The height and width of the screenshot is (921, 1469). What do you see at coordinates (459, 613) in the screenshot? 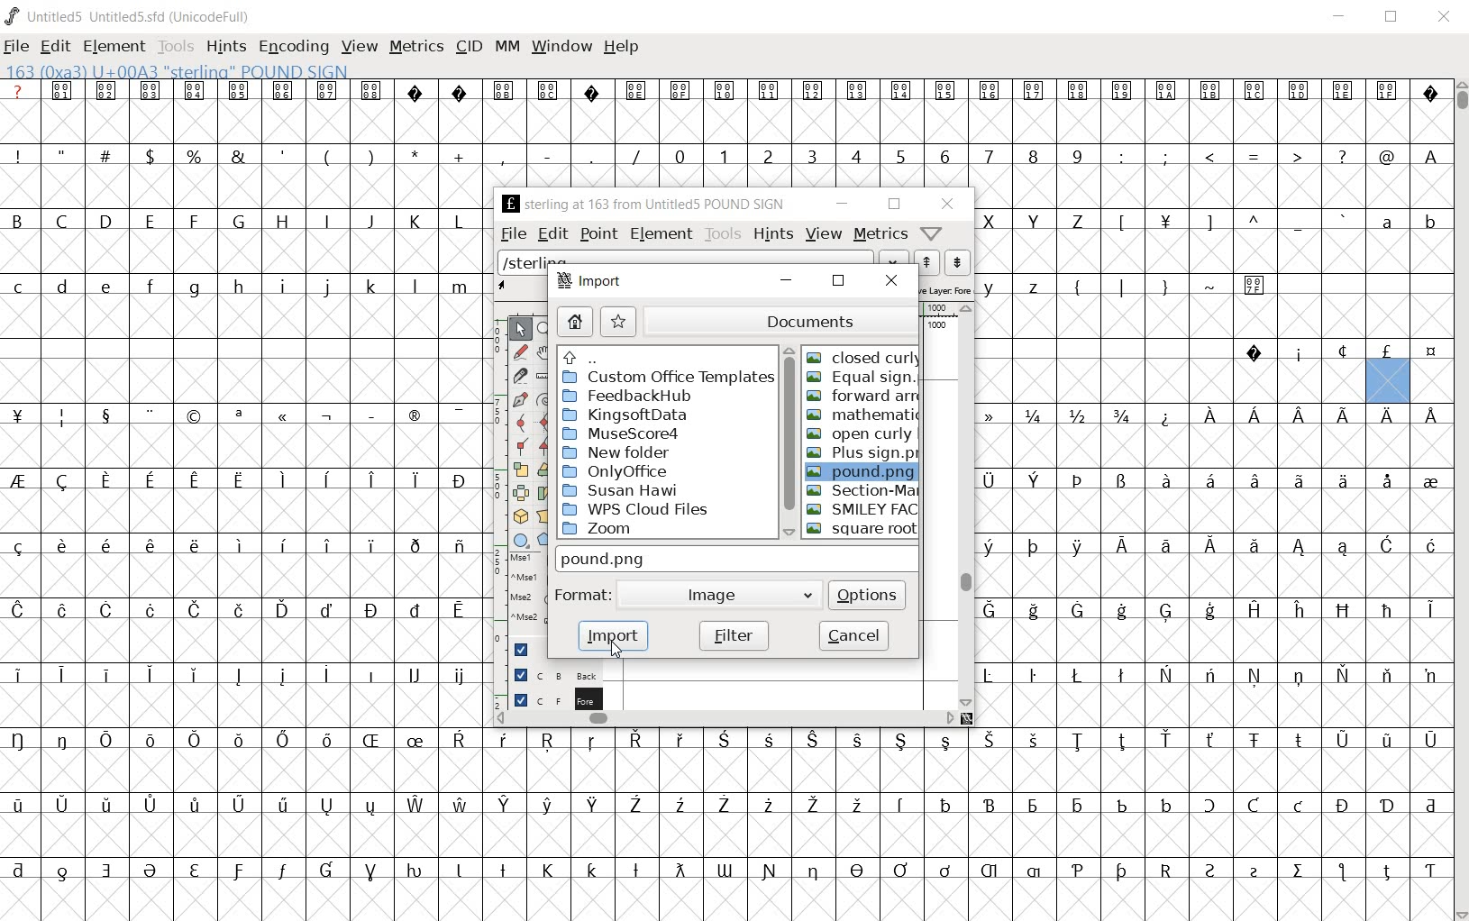
I see `Symbol` at bounding box center [459, 613].